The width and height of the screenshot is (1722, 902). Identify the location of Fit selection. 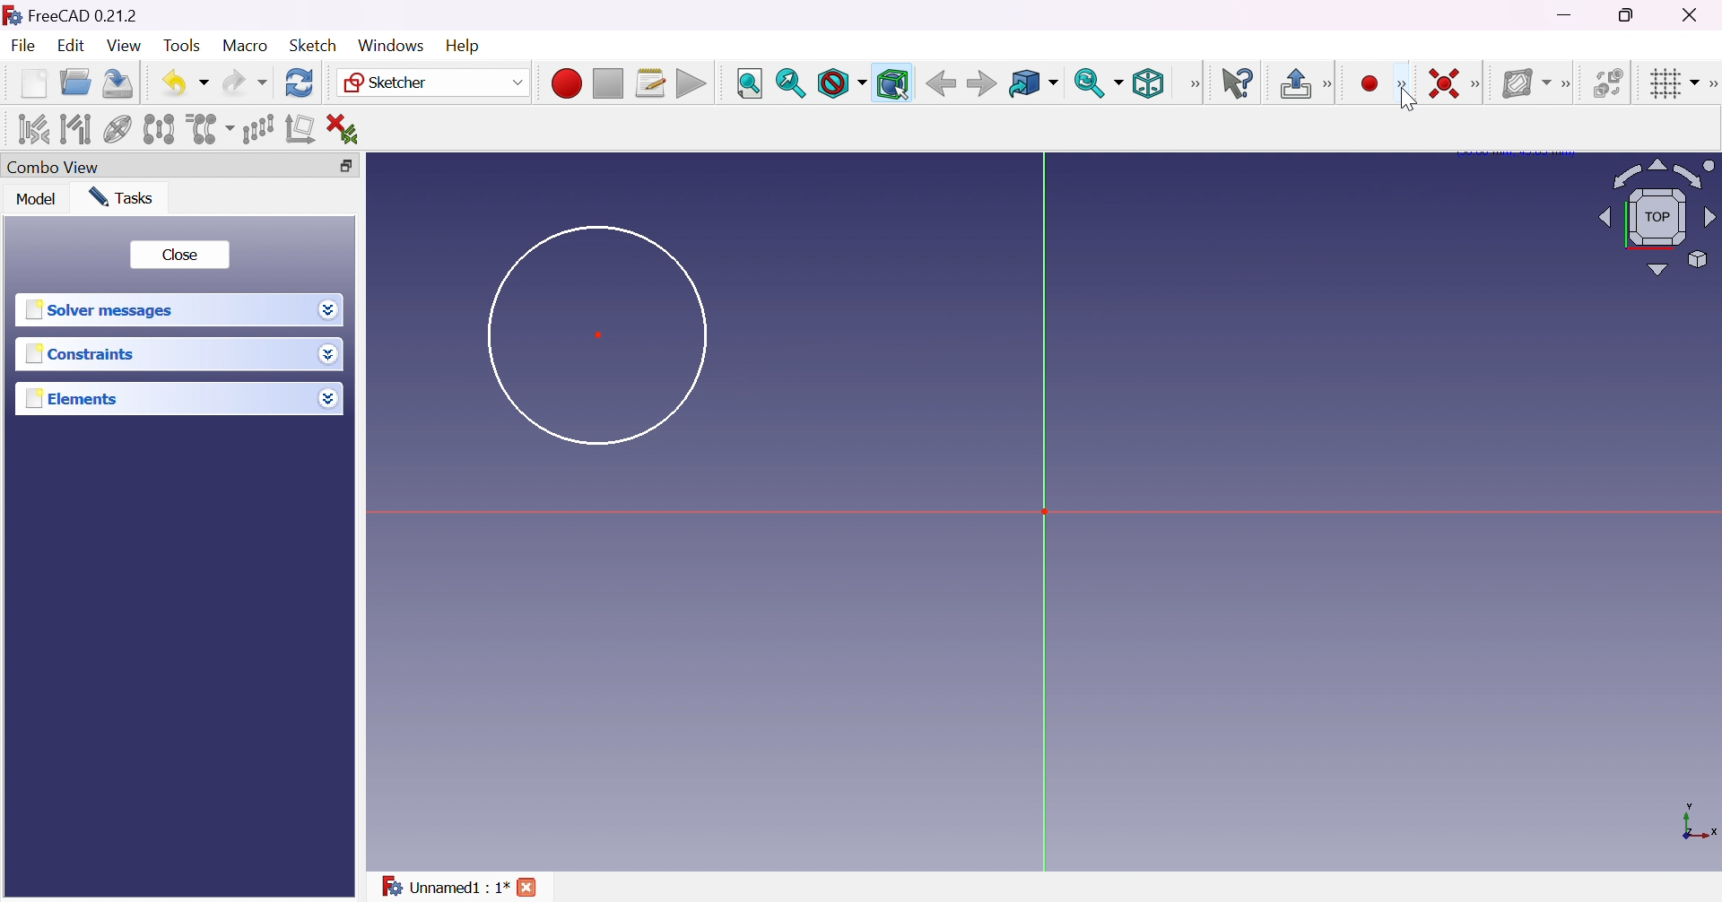
(790, 83).